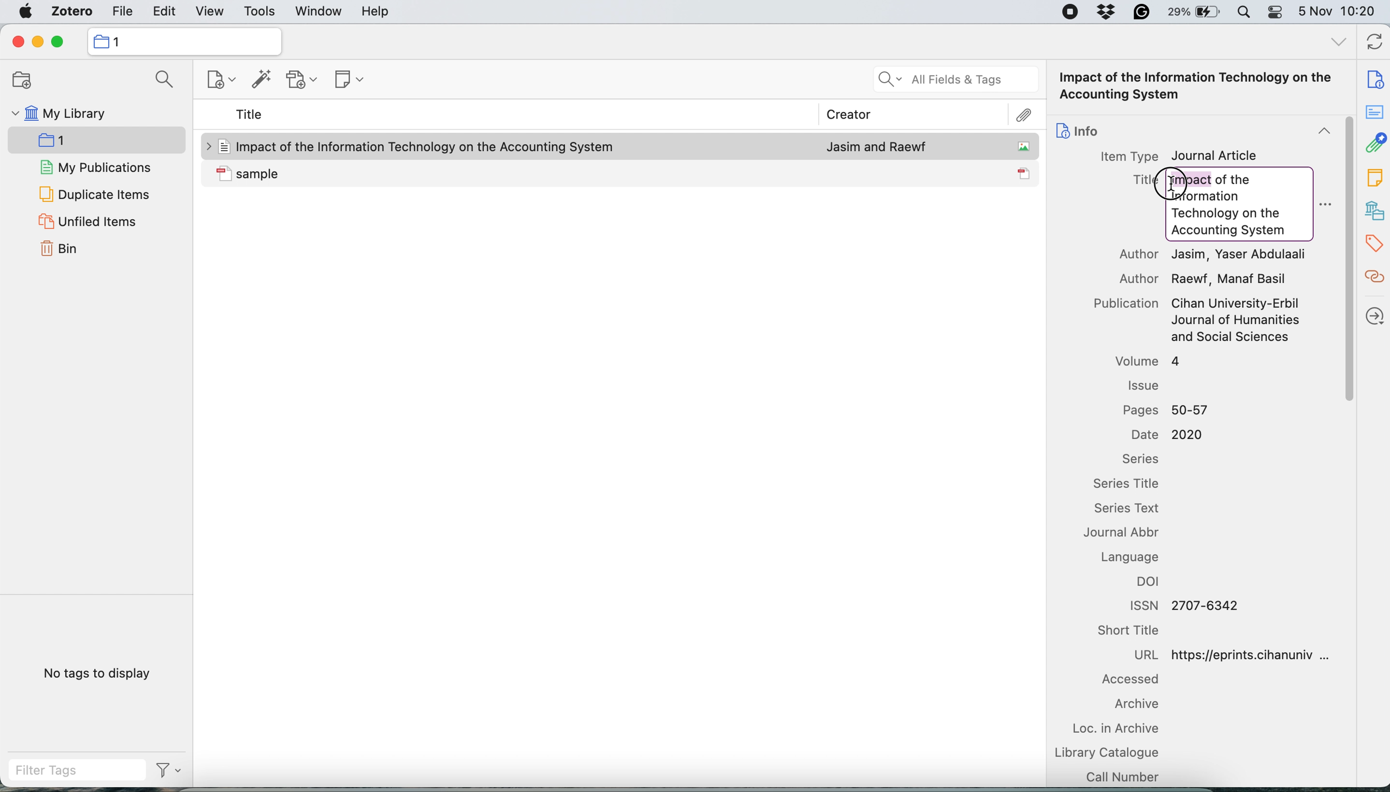 Image resolution: width=1390 pixels, height=792 pixels. I want to click on journal abbr, so click(1127, 533).